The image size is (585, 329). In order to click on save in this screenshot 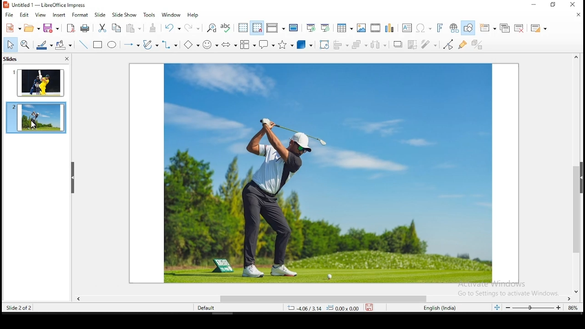, I will do `click(52, 29)`.